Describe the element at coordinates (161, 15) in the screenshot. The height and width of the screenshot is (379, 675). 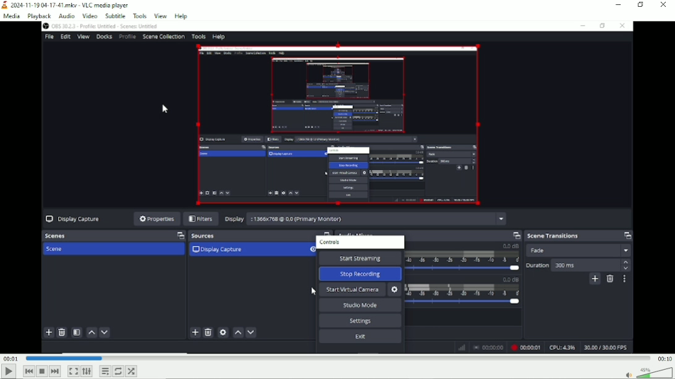
I see `view` at that location.